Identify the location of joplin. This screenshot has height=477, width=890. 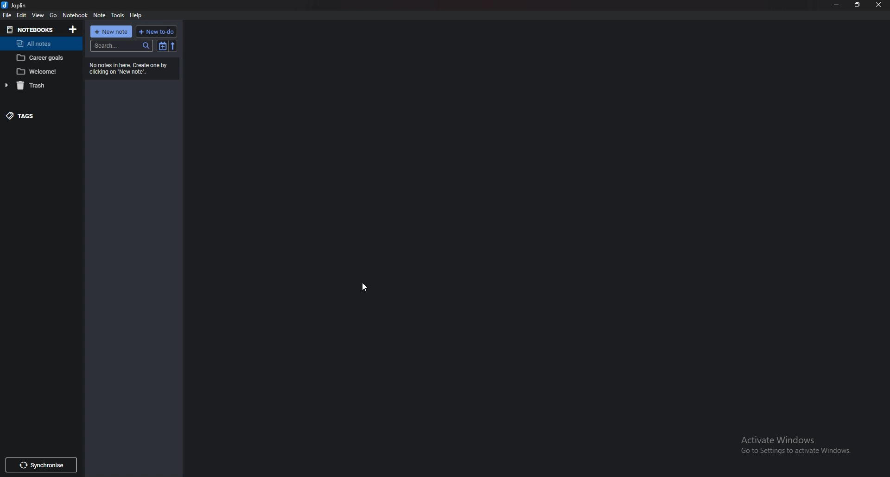
(16, 5).